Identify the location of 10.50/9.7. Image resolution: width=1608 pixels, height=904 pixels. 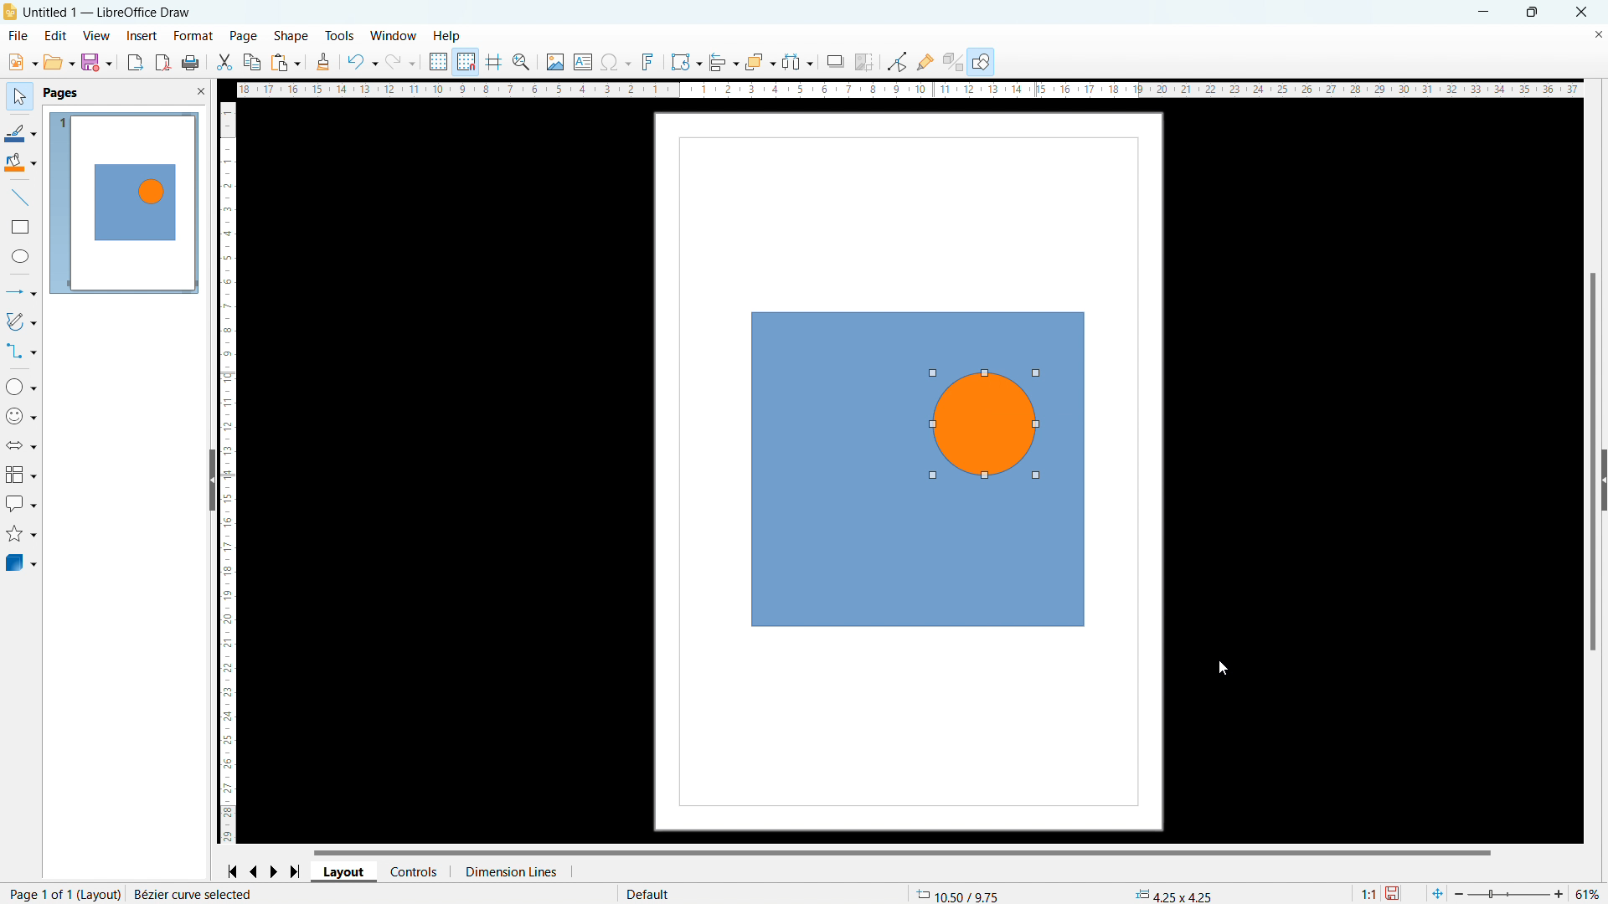
(963, 891).